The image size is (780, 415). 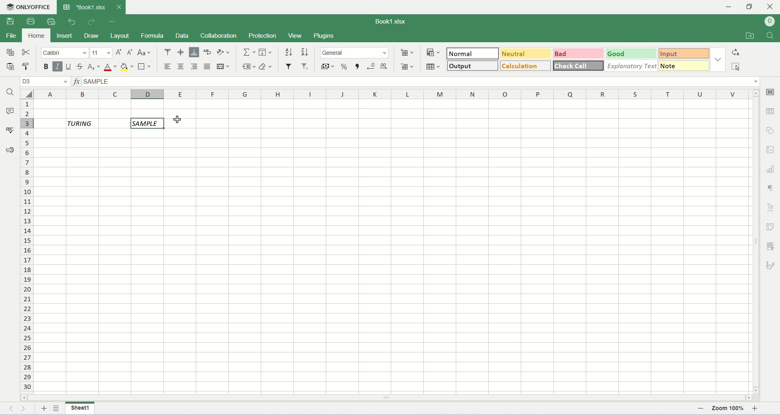 I want to click on paragraph settings, so click(x=771, y=188).